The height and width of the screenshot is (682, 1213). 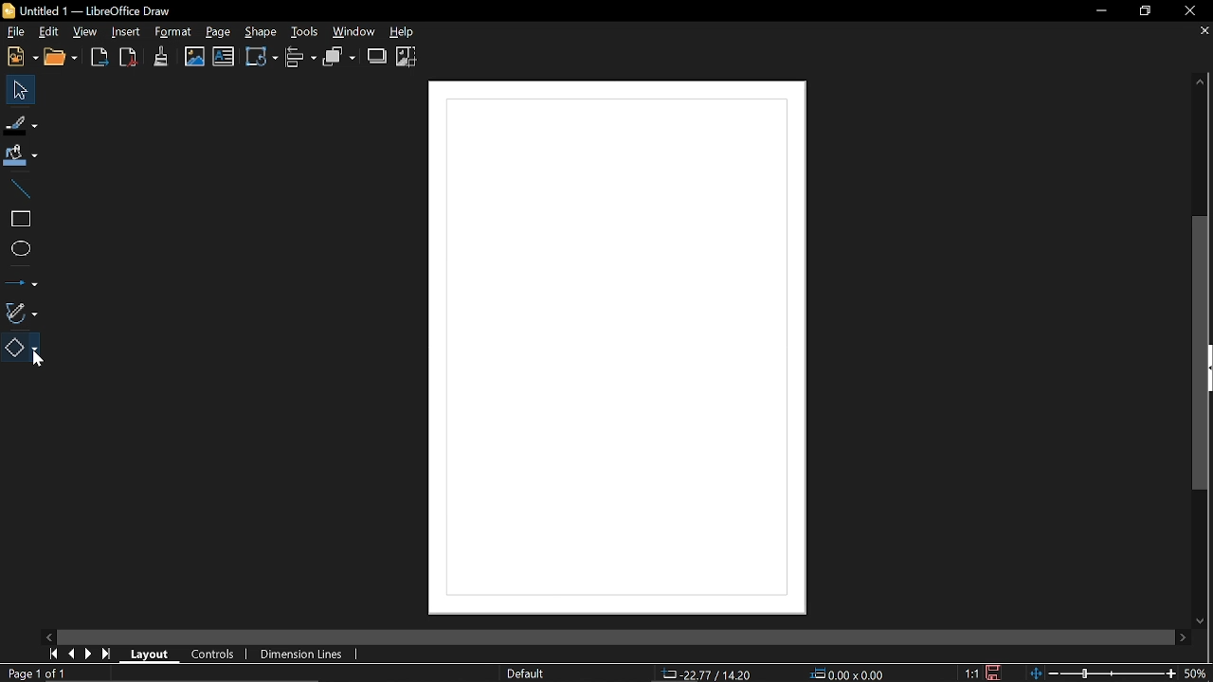 What do you see at coordinates (21, 156) in the screenshot?
I see `Fill color` at bounding box center [21, 156].